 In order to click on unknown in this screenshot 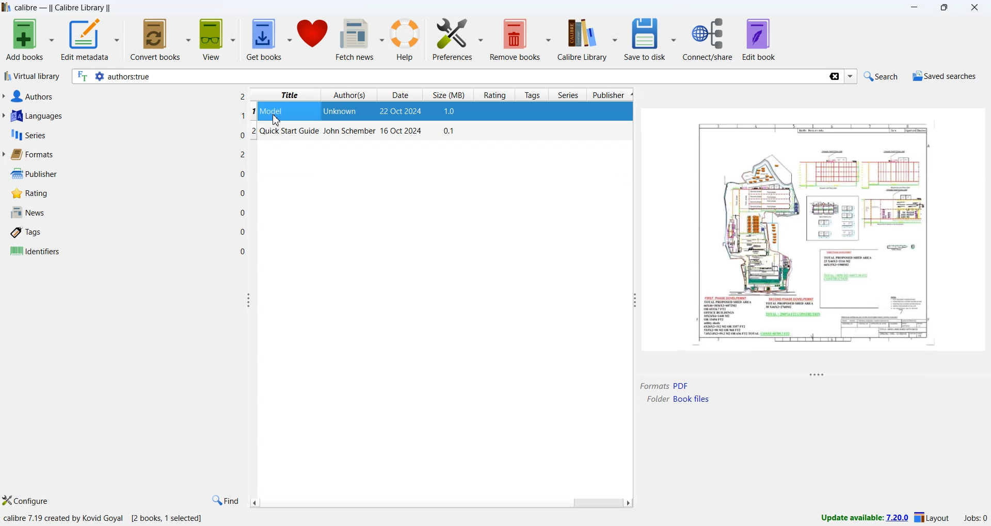, I will do `click(342, 112)`.